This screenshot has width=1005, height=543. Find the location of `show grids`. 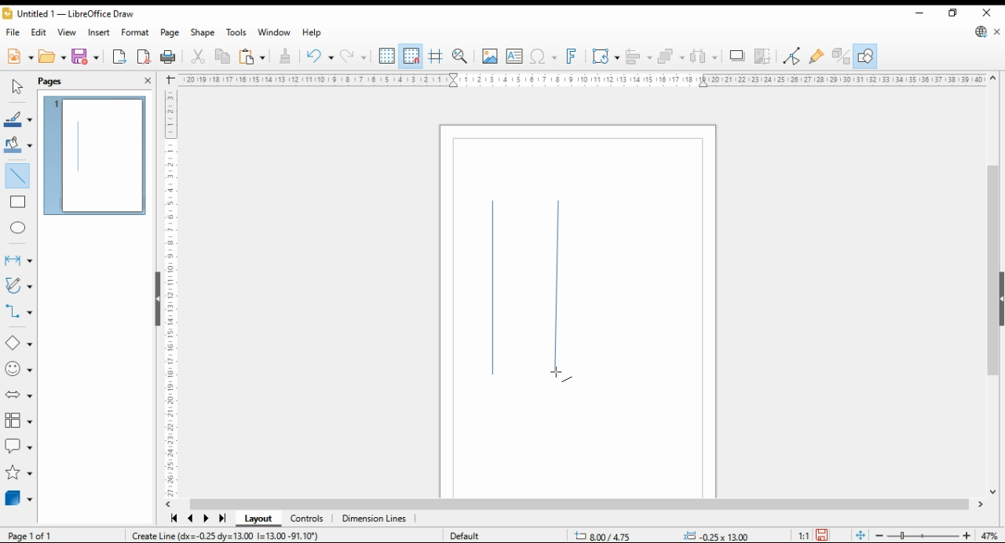

show grids is located at coordinates (386, 56).